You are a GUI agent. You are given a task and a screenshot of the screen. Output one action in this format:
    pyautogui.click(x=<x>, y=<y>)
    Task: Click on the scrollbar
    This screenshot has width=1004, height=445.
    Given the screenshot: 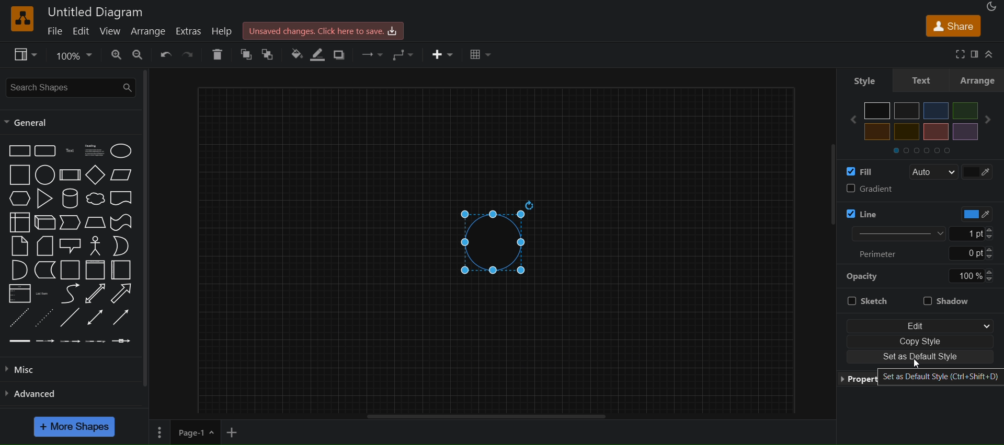 What is the action you would take?
    pyautogui.click(x=149, y=230)
    